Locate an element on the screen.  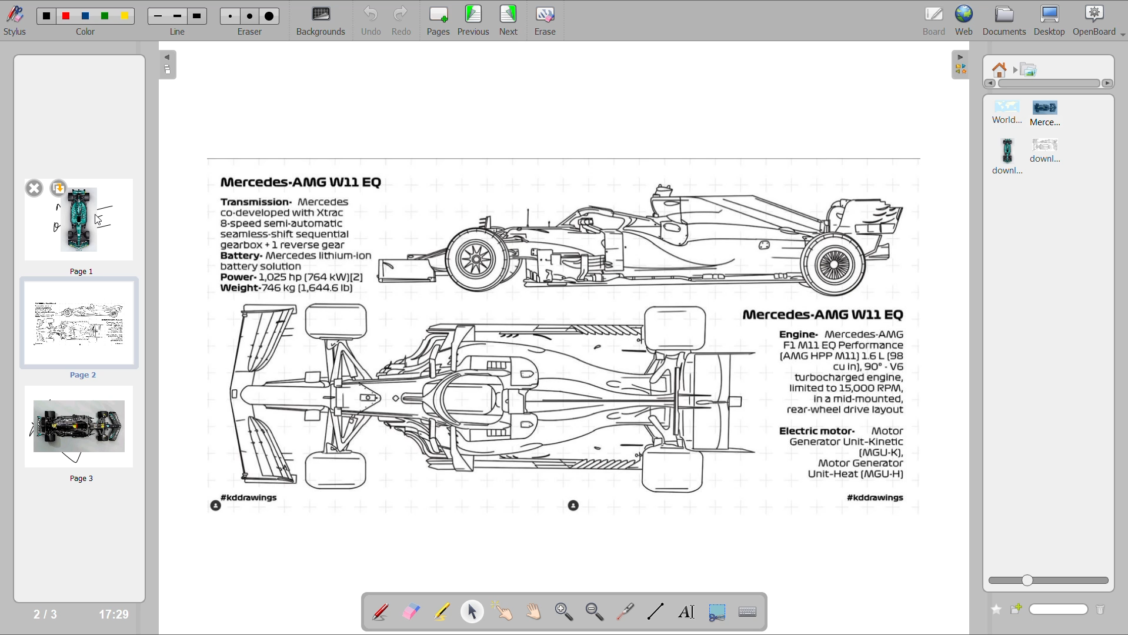
eraser is located at coordinates (255, 34).